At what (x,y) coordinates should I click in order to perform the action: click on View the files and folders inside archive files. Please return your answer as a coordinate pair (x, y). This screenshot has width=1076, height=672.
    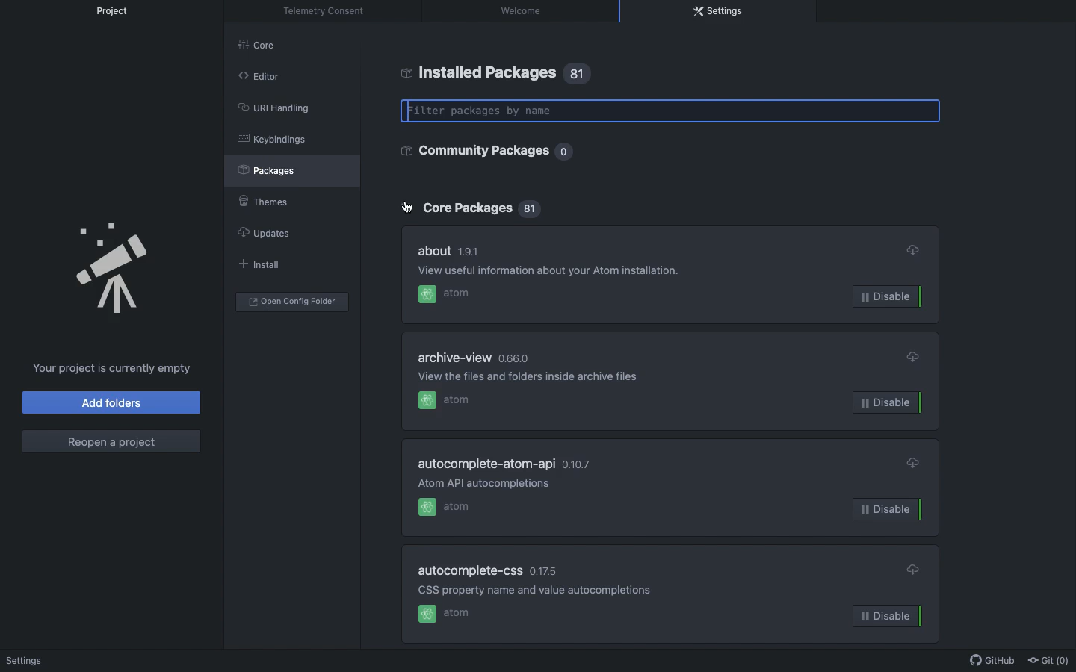
    Looking at the image, I should click on (530, 376).